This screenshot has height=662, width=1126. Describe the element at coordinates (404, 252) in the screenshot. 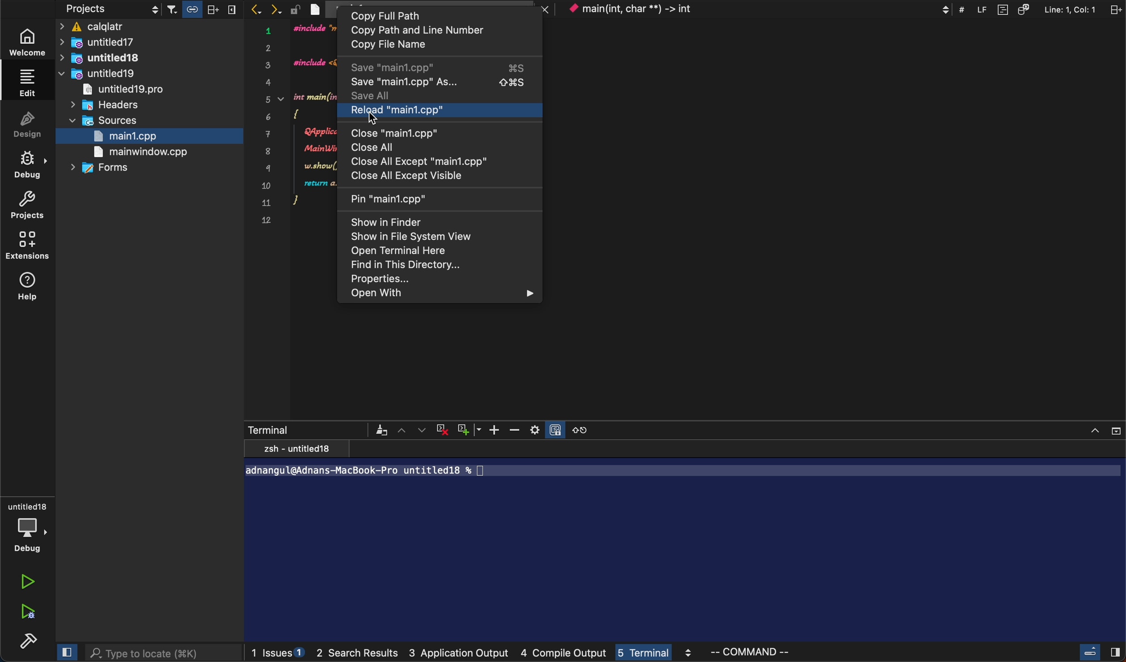

I see `open` at that location.